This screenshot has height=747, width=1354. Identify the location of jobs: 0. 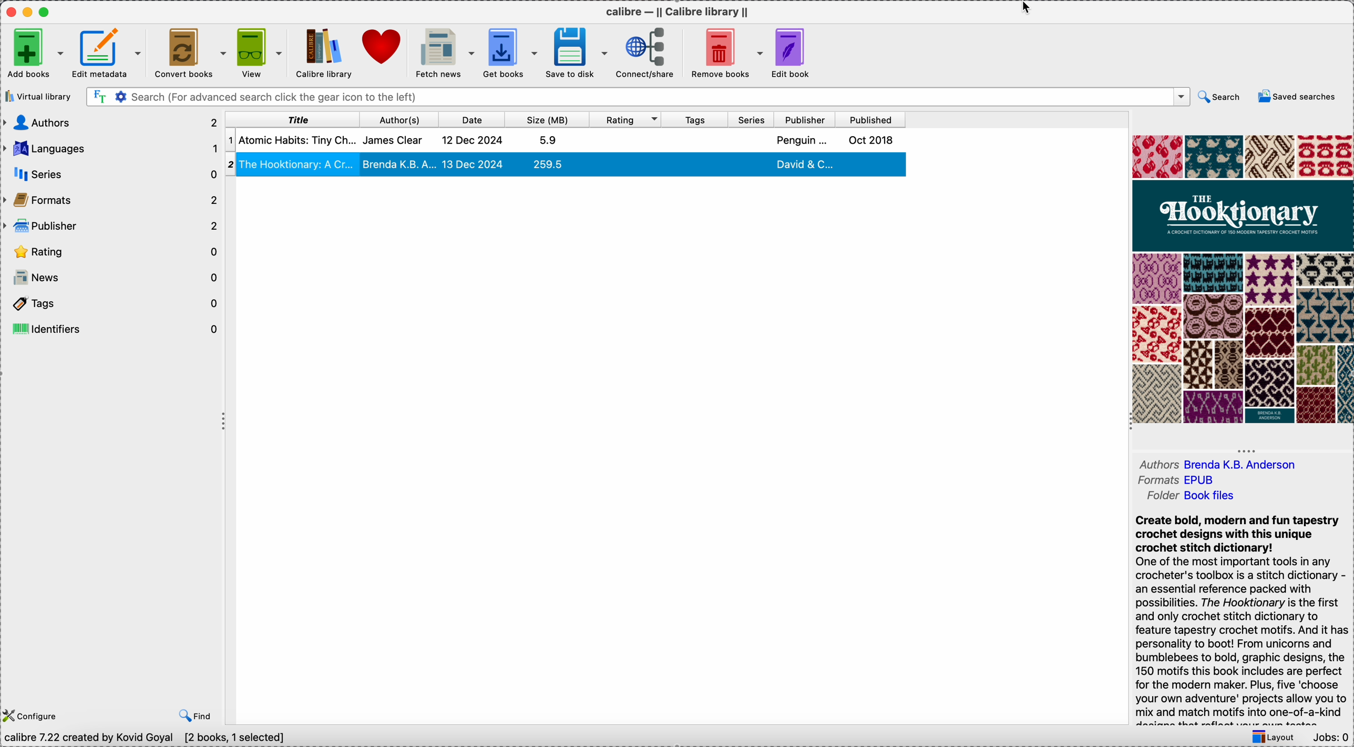
(1330, 736).